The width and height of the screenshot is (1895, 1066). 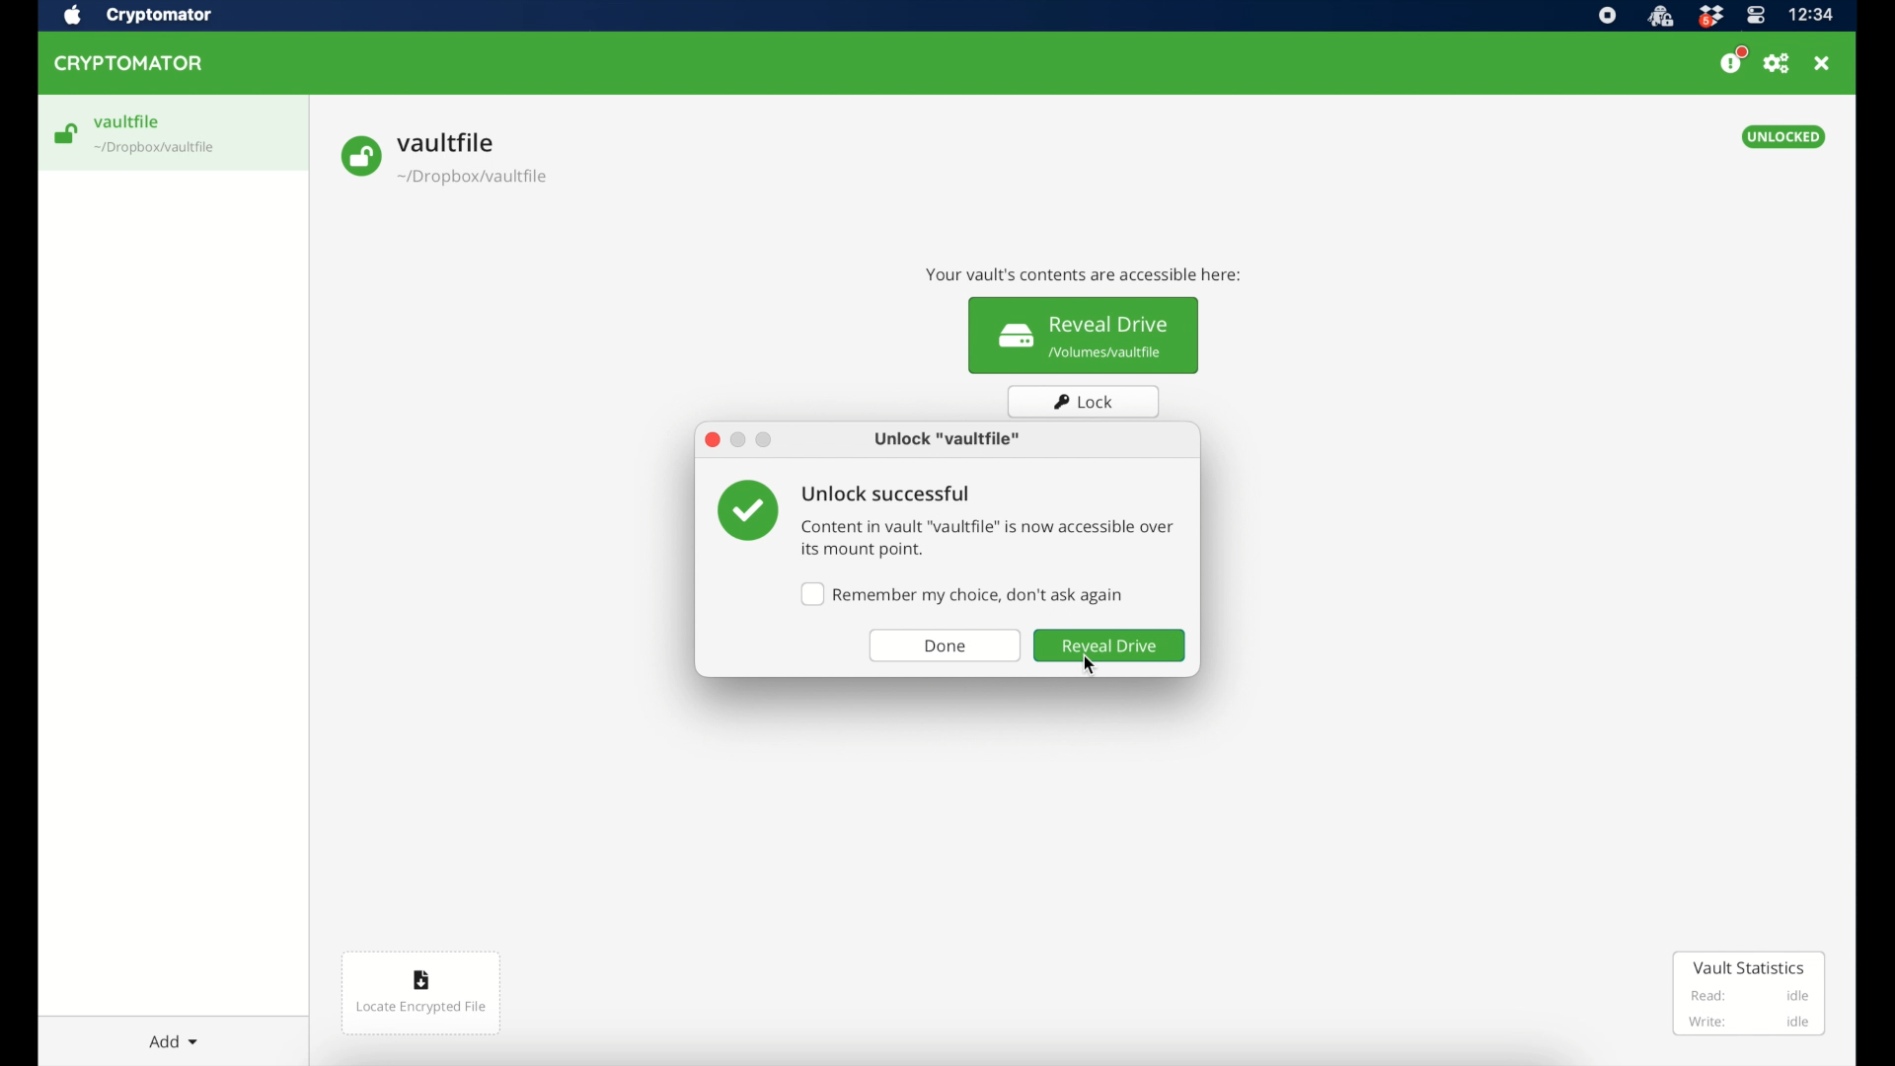 What do you see at coordinates (1086, 402) in the screenshot?
I see `lock` at bounding box center [1086, 402].